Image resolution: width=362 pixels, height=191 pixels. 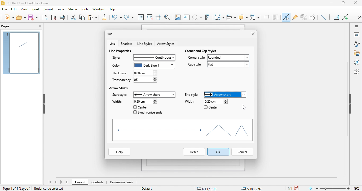 I want to click on cap style, so click(x=194, y=65).